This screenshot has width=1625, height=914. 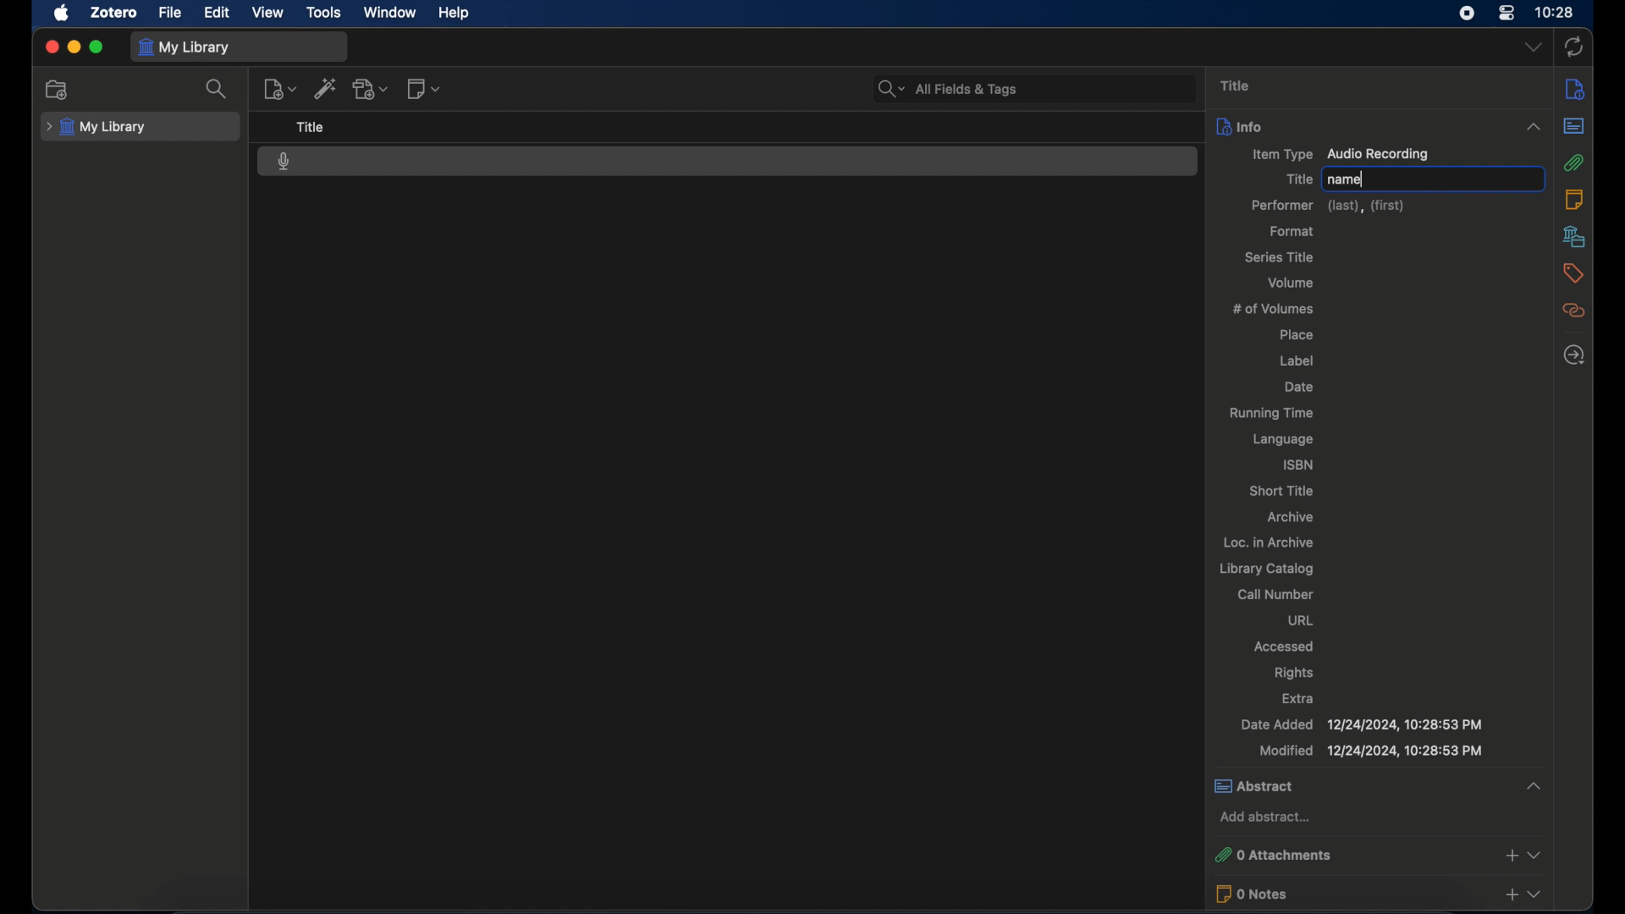 I want to click on label, so click(x=1299, y=361).